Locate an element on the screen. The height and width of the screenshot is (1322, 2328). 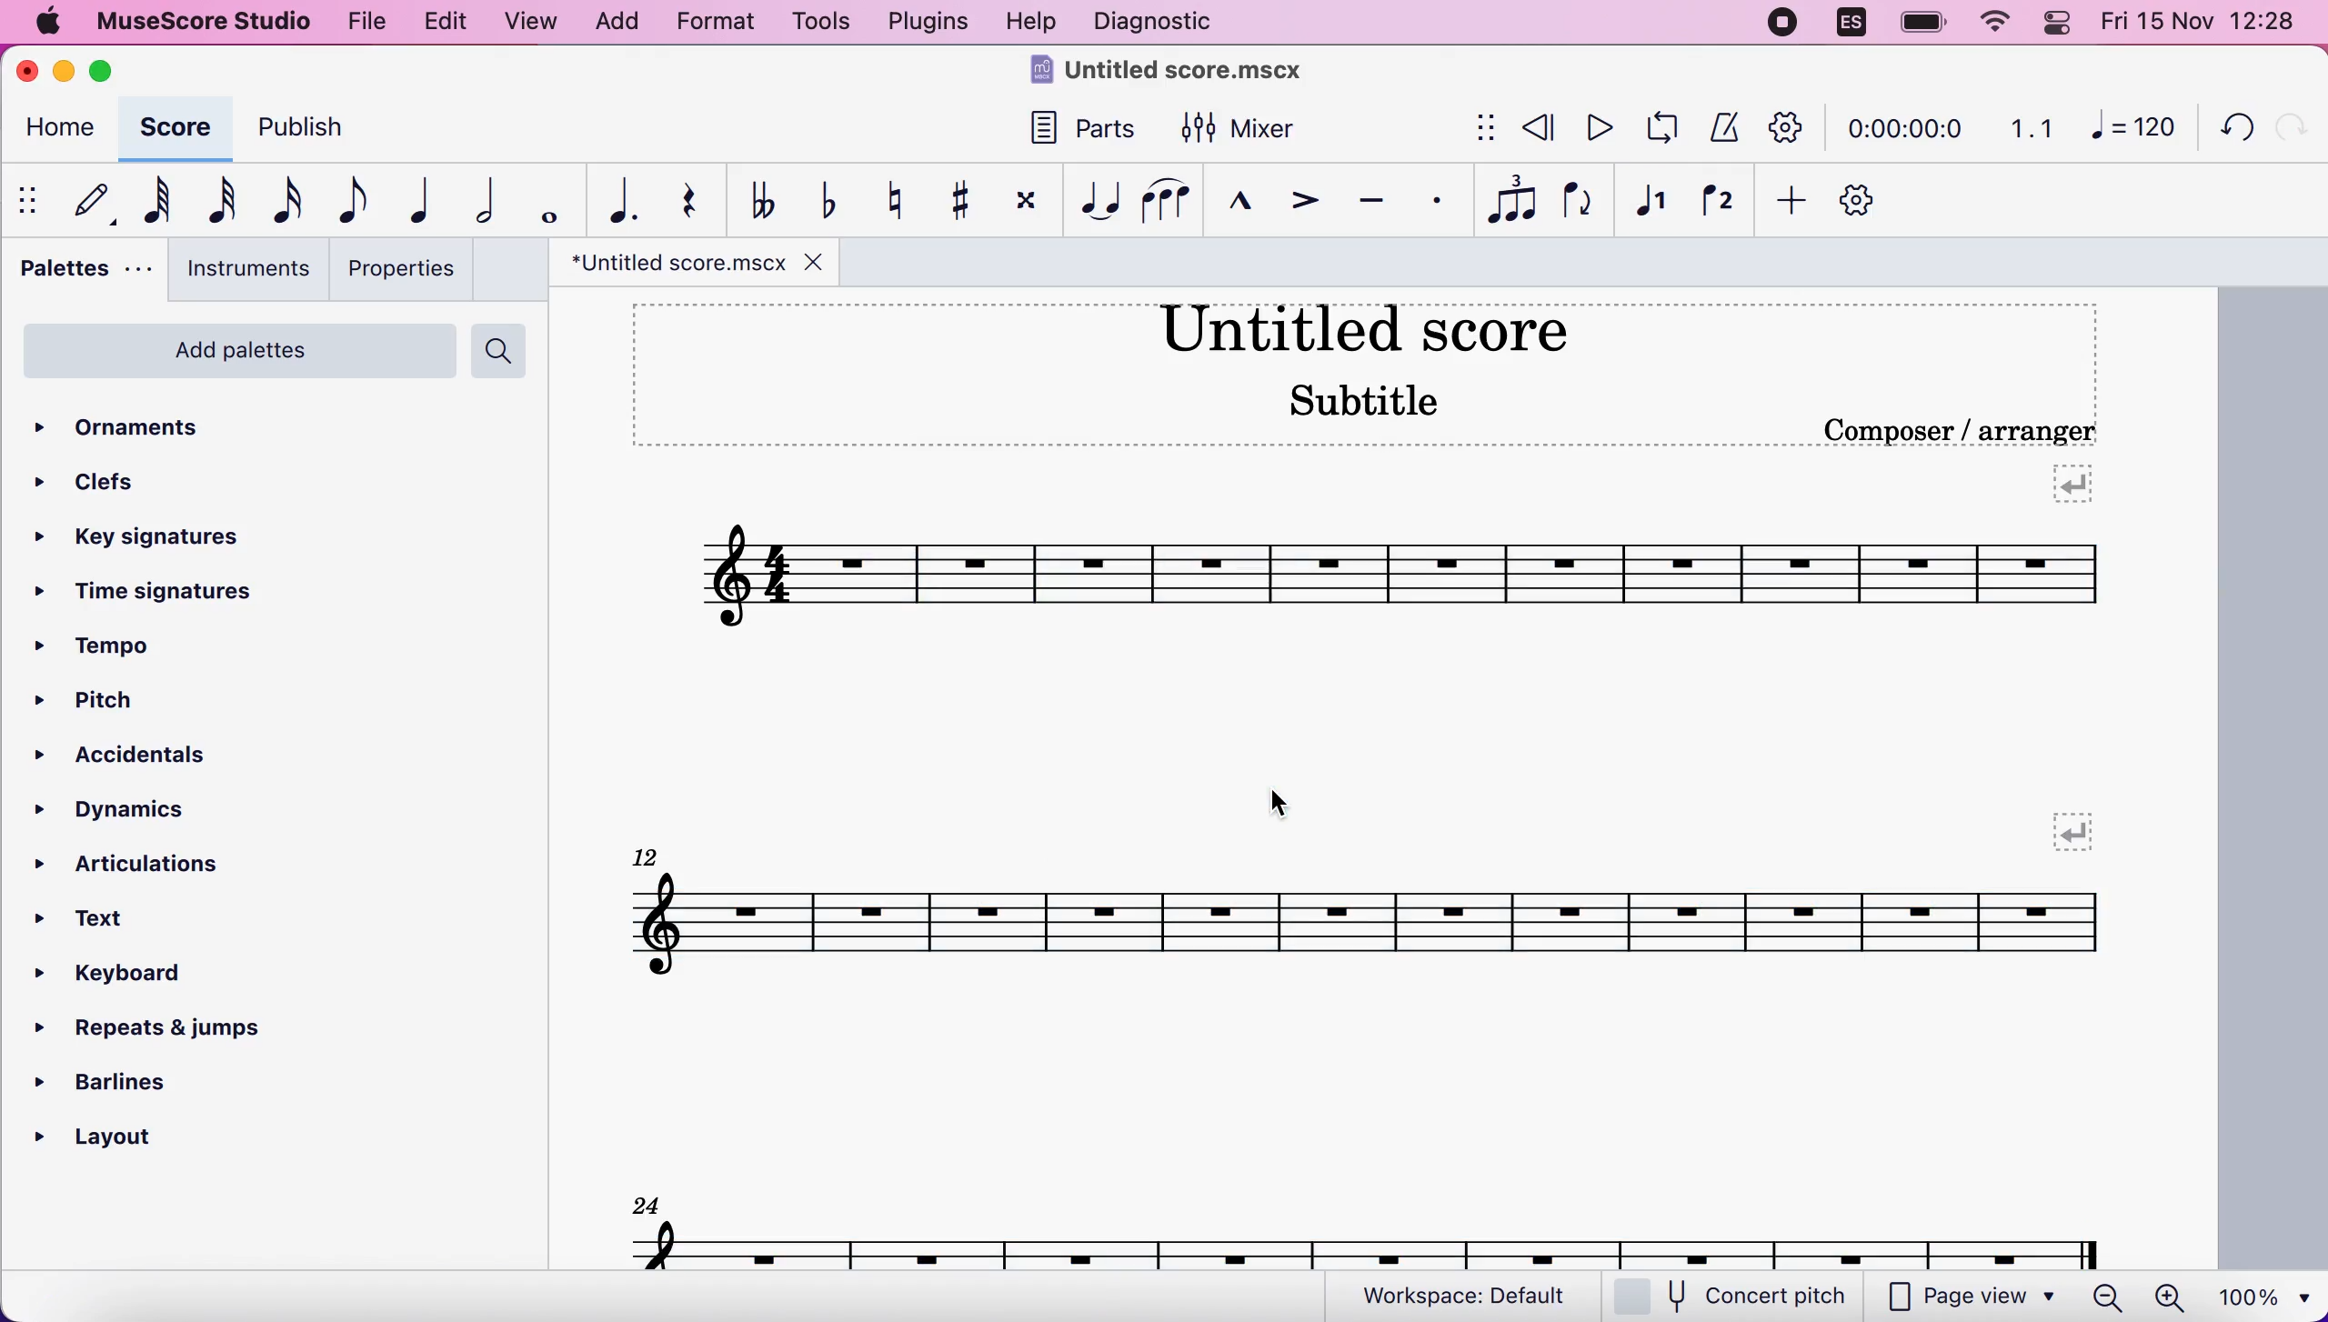
tie is located at coordinates (1096, 201).